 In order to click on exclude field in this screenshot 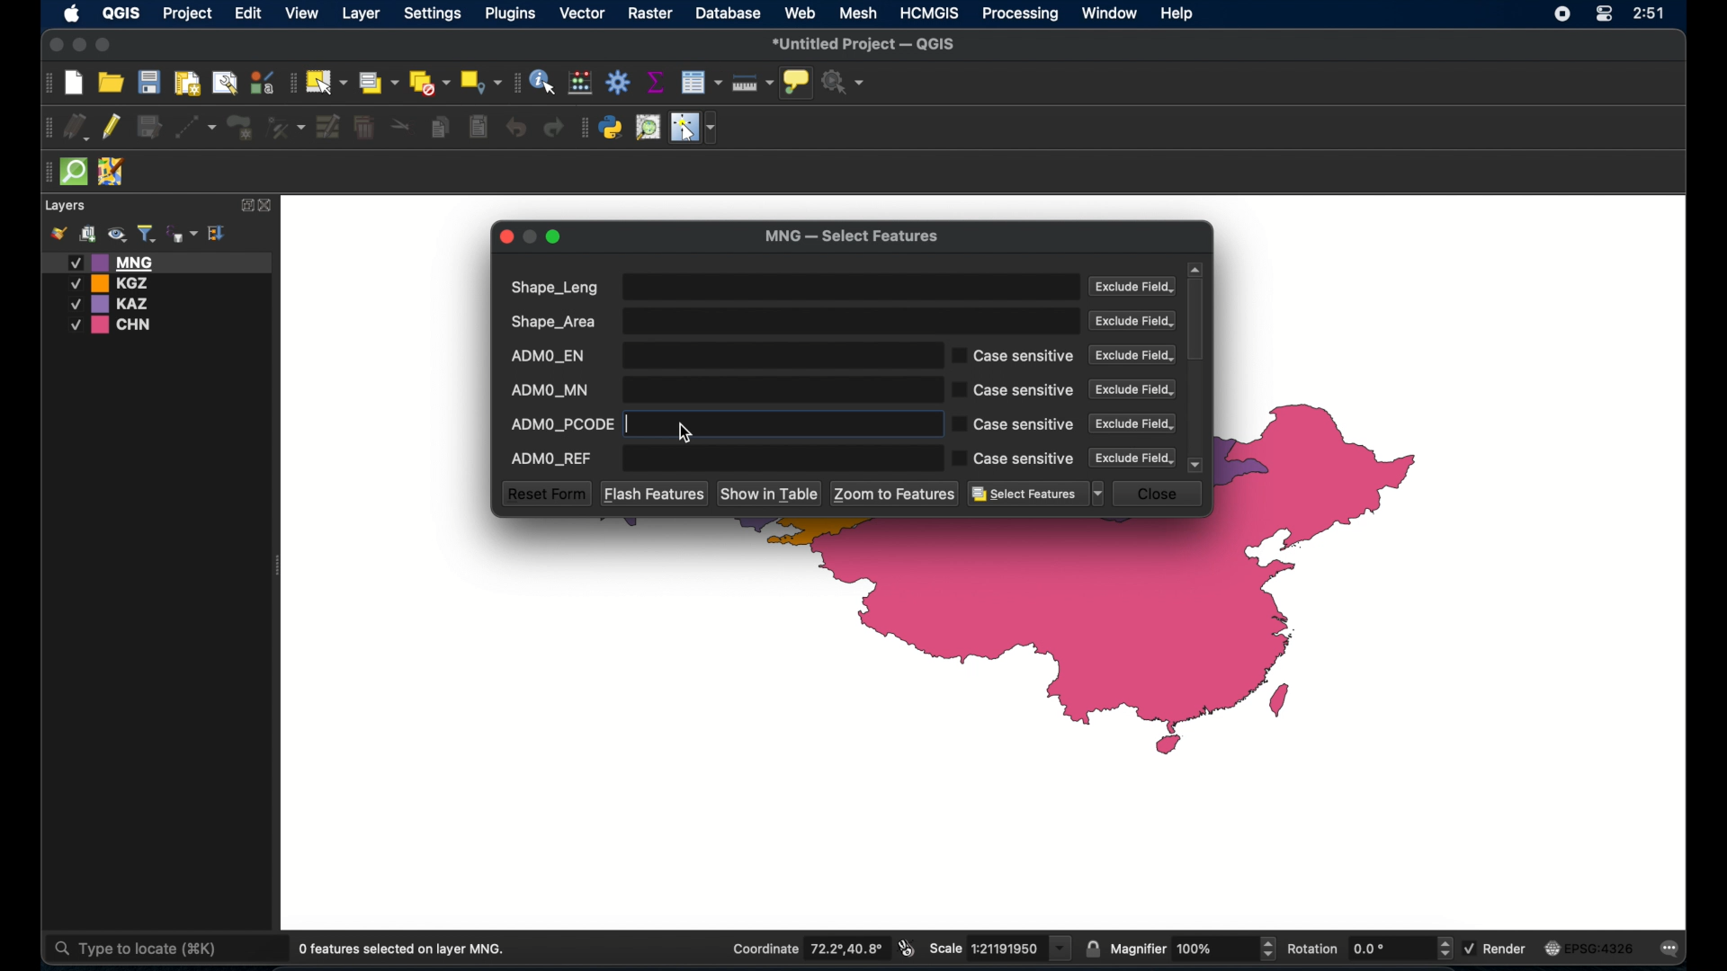, I will do `click(1134, 458)`.